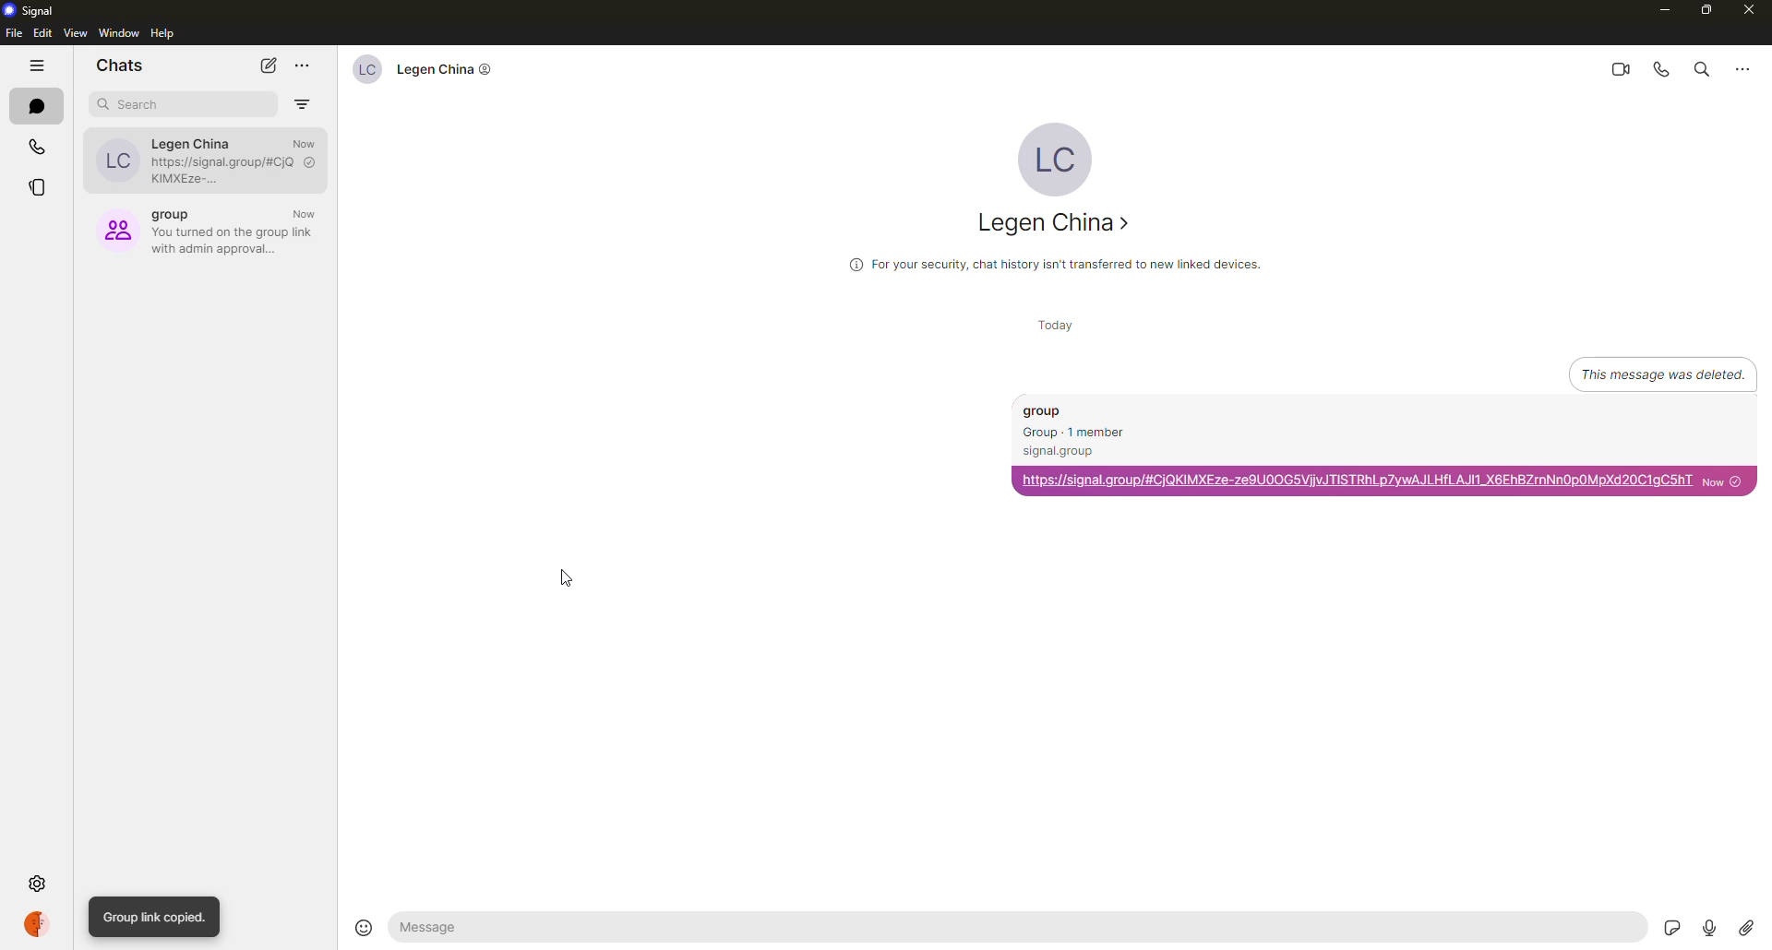  What do you see at coordinates (1707, 11) in the screenshot?
I see `maximize` at bounding box center [1707, 11].